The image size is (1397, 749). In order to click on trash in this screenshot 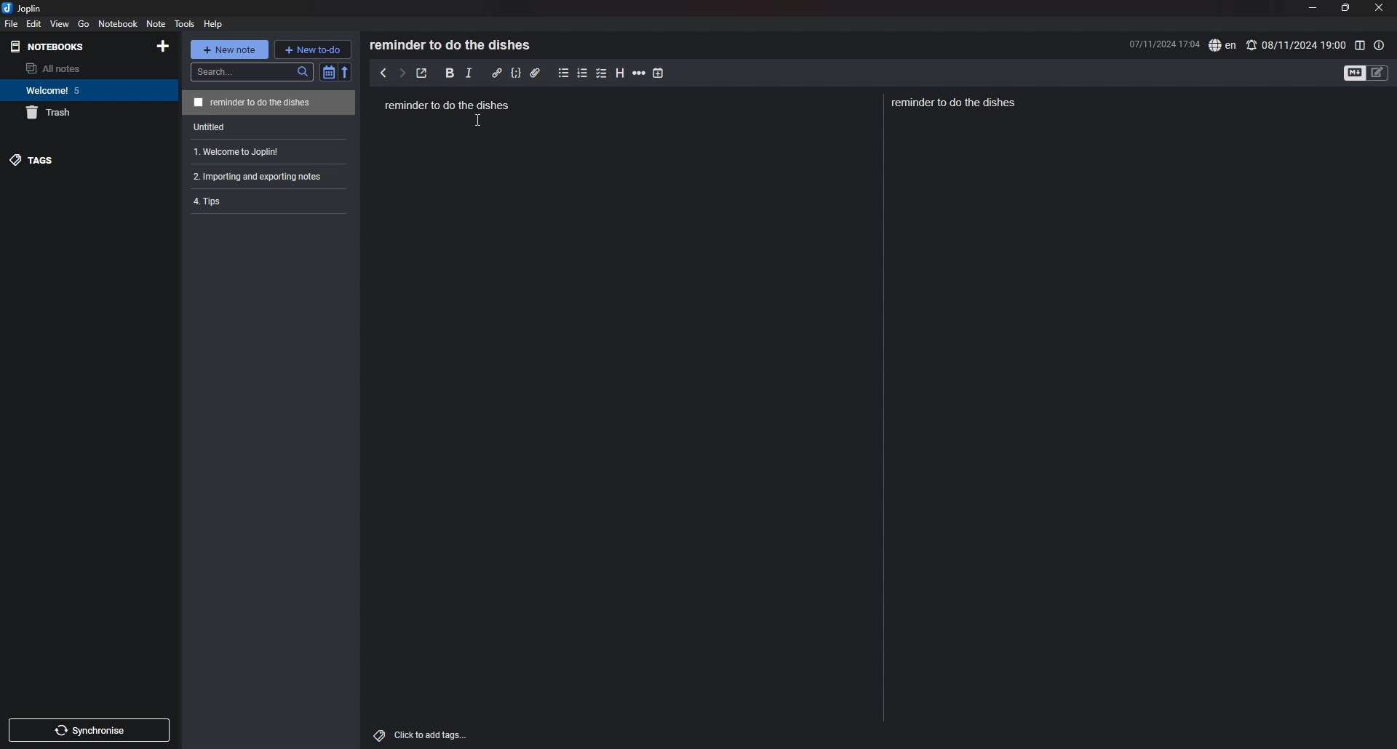, I will do `click(81, 113)`.